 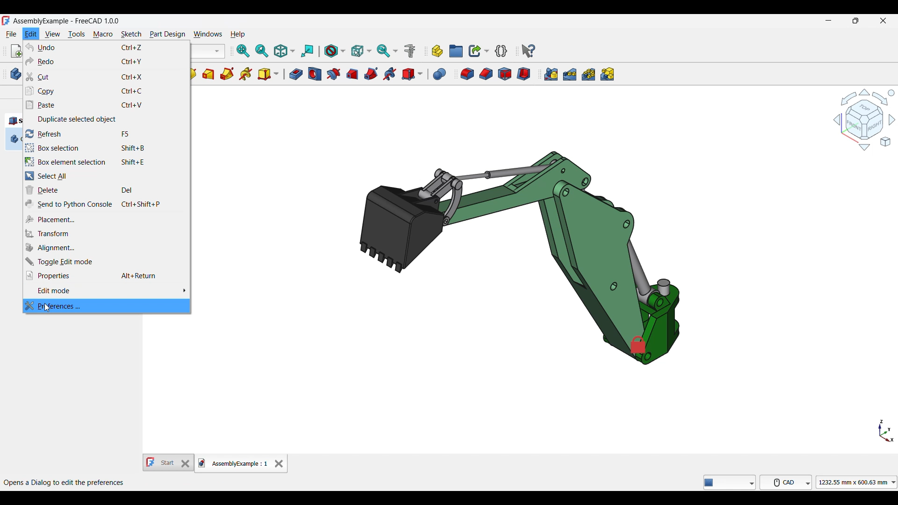 I want to click on Boolean operation, so click(x=439, y=74).